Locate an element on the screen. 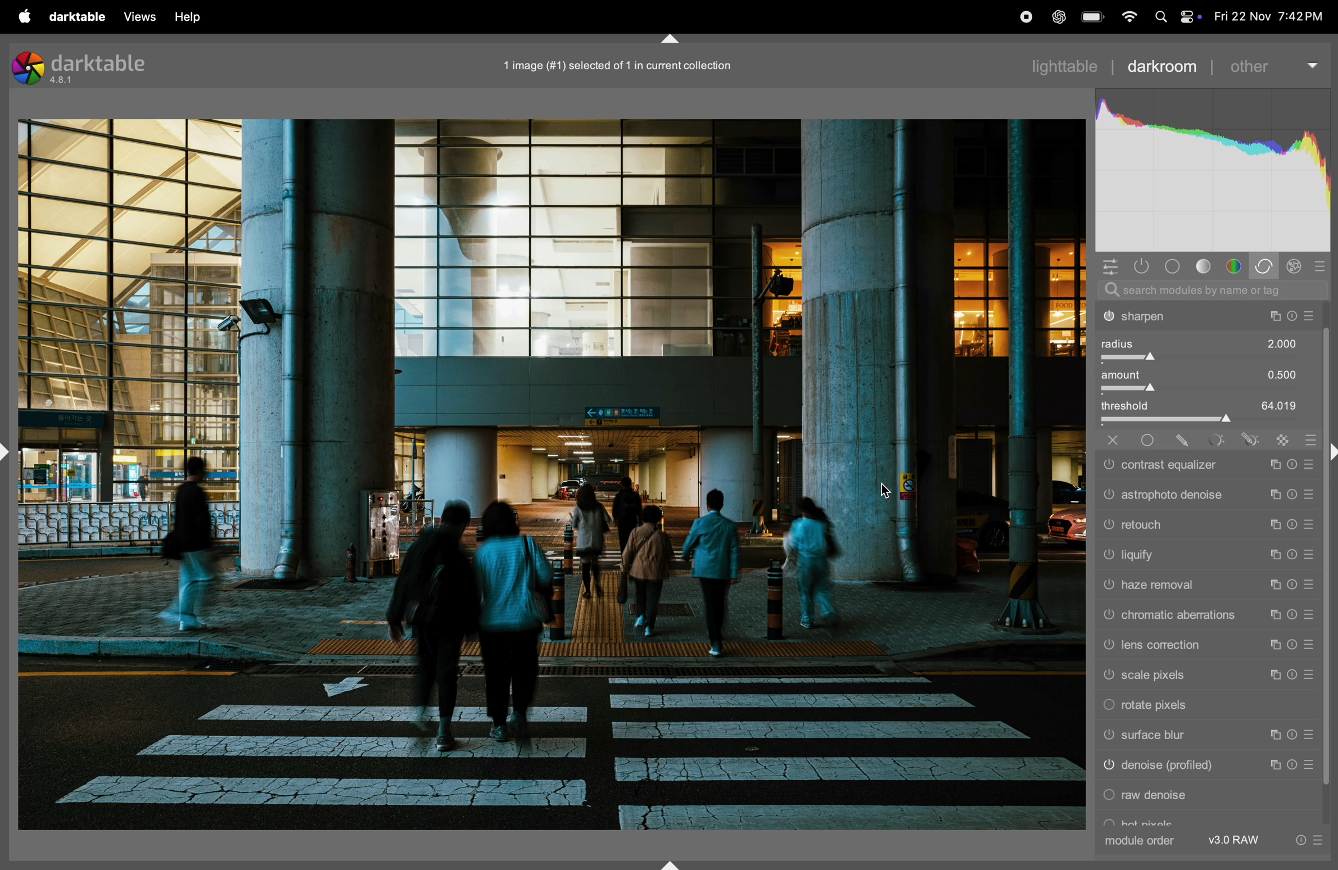 The image size is (1338, 870). shift+ctrl+t is located at coordinates (672, 39).